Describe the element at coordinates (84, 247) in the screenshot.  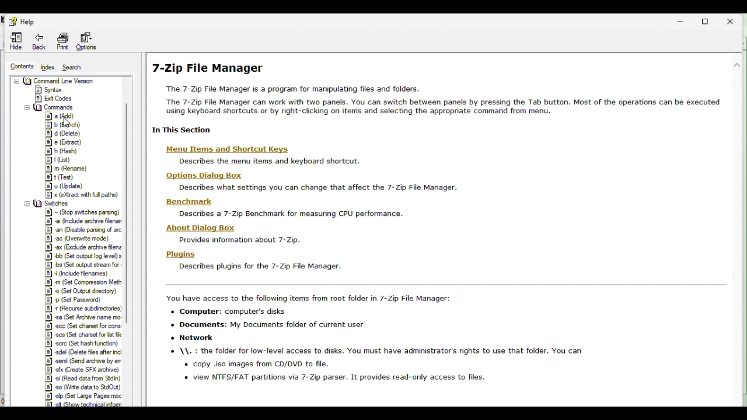
I see `-ax` at that location.